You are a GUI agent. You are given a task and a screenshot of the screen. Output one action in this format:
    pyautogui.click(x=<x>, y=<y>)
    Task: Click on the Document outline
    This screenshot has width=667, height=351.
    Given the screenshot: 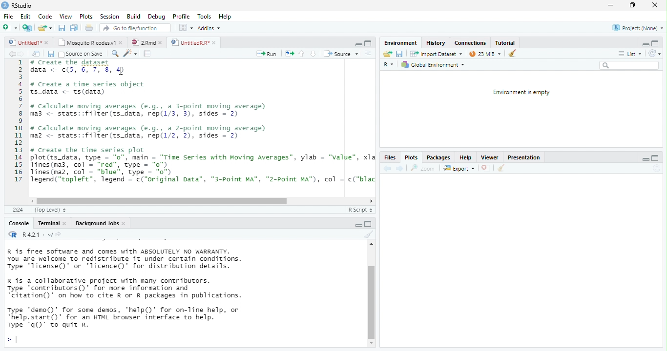 What is the action you would take?
    pyautogui.click(x=369, y=54)
    